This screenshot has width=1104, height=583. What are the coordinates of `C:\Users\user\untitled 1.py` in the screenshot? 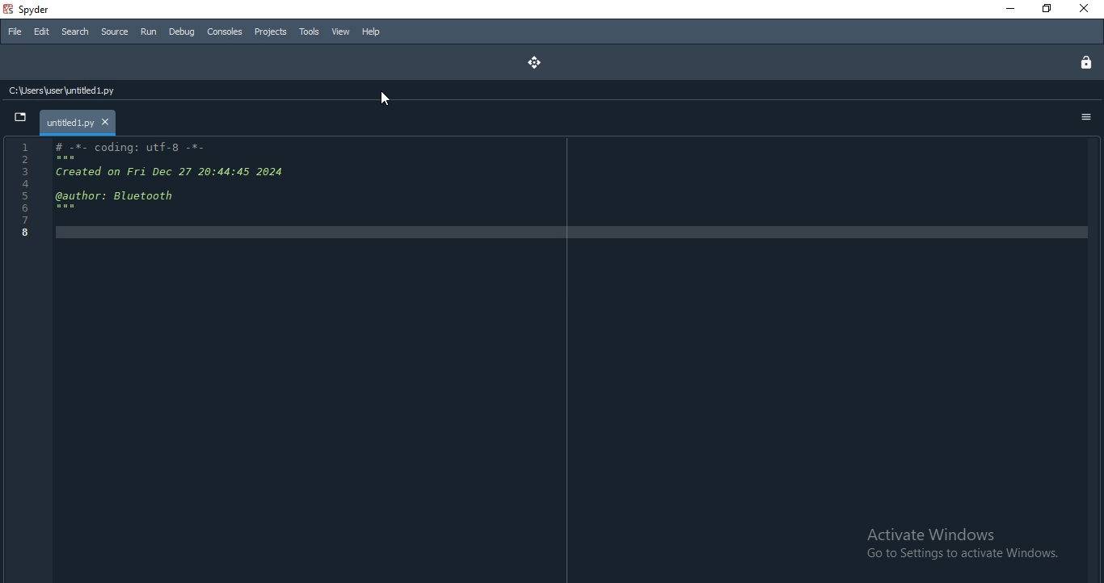 It's located at (84, 92).